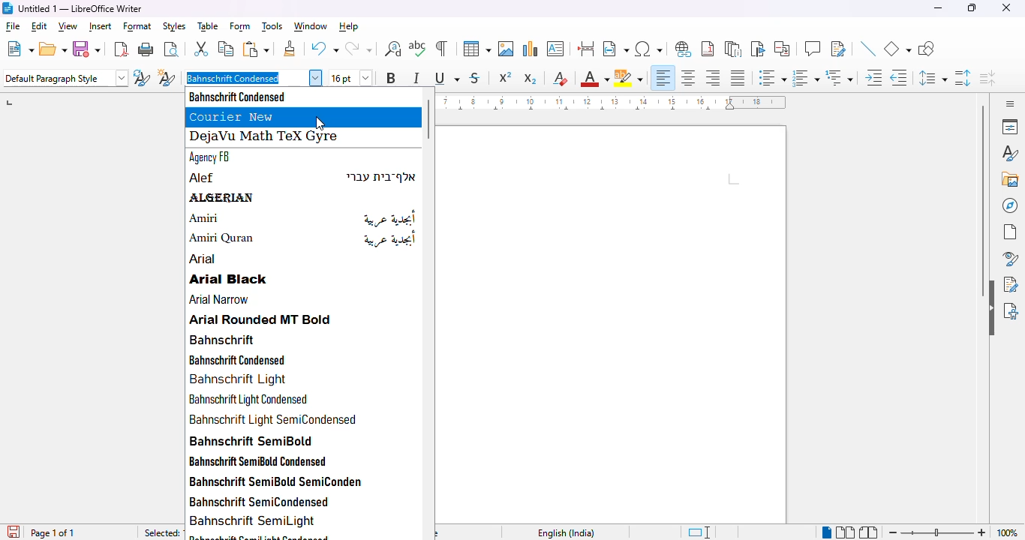 This screenshot has width=1025, height=540. I want to click on file, so click(14, 28).